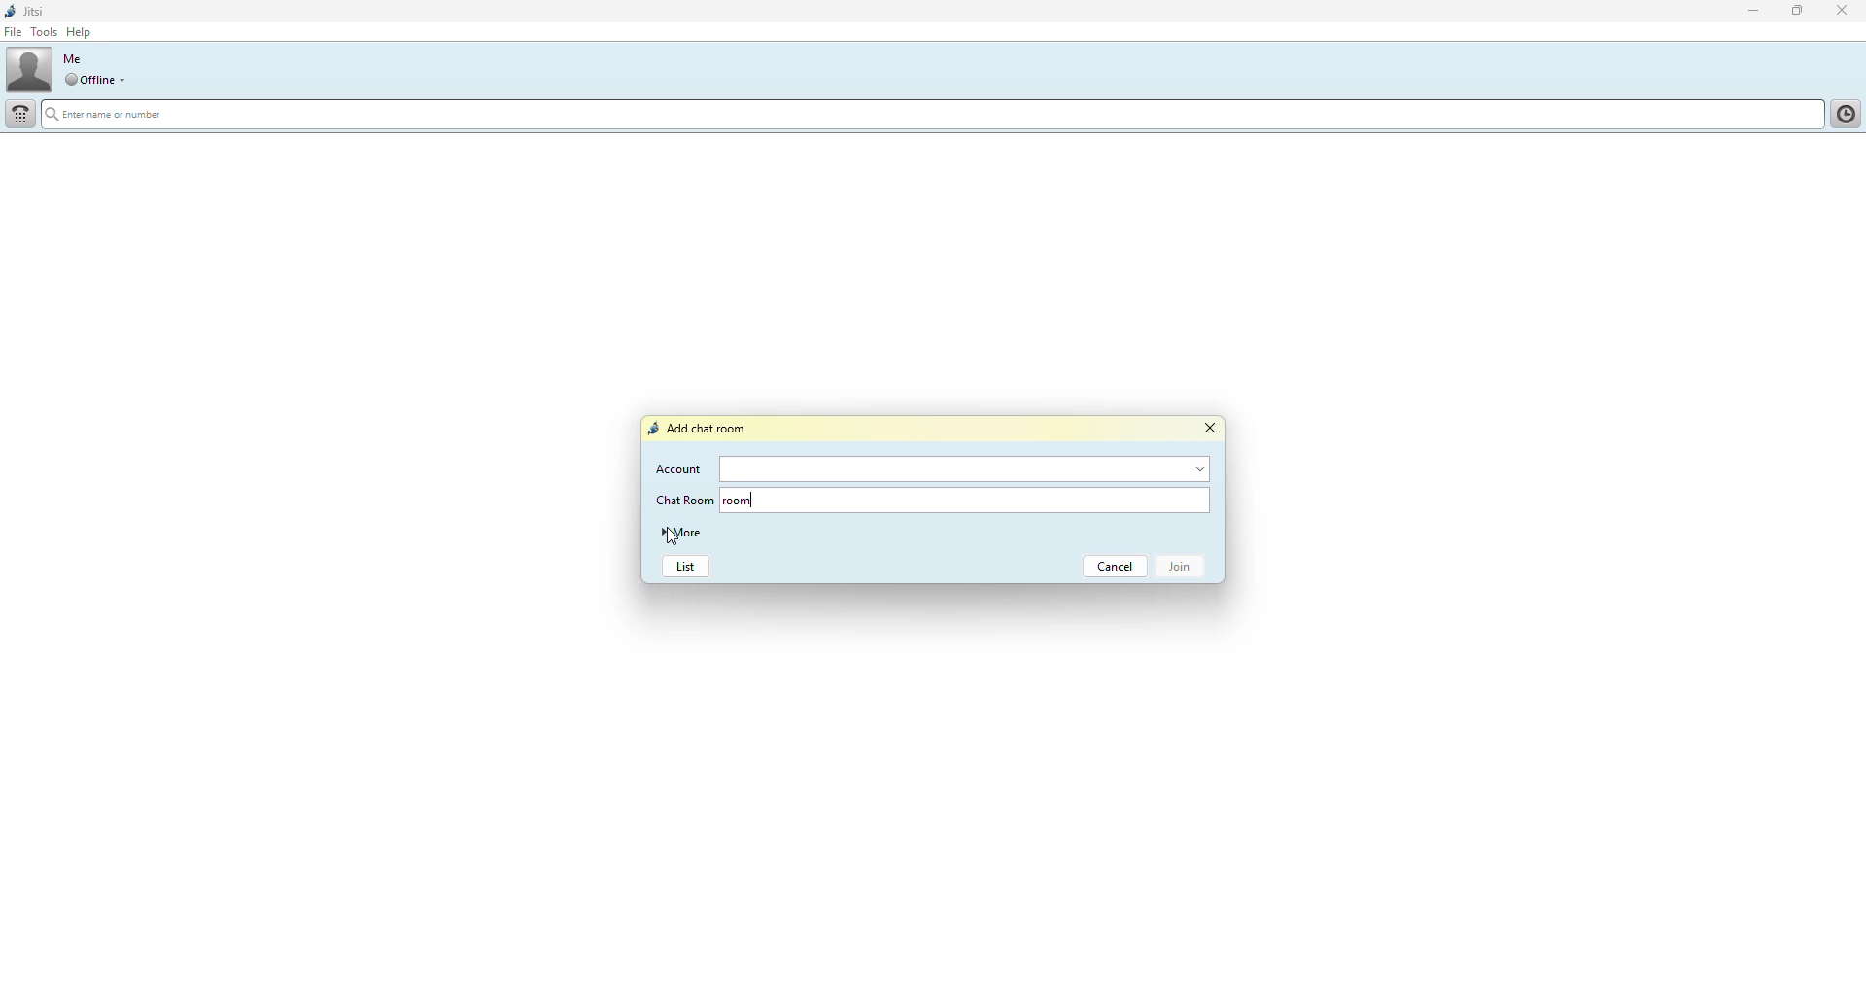 This screenshot has width=1866, height=1003. Describe the element at coordinates (680, 535) in the screenshot. I see `more` at that location.